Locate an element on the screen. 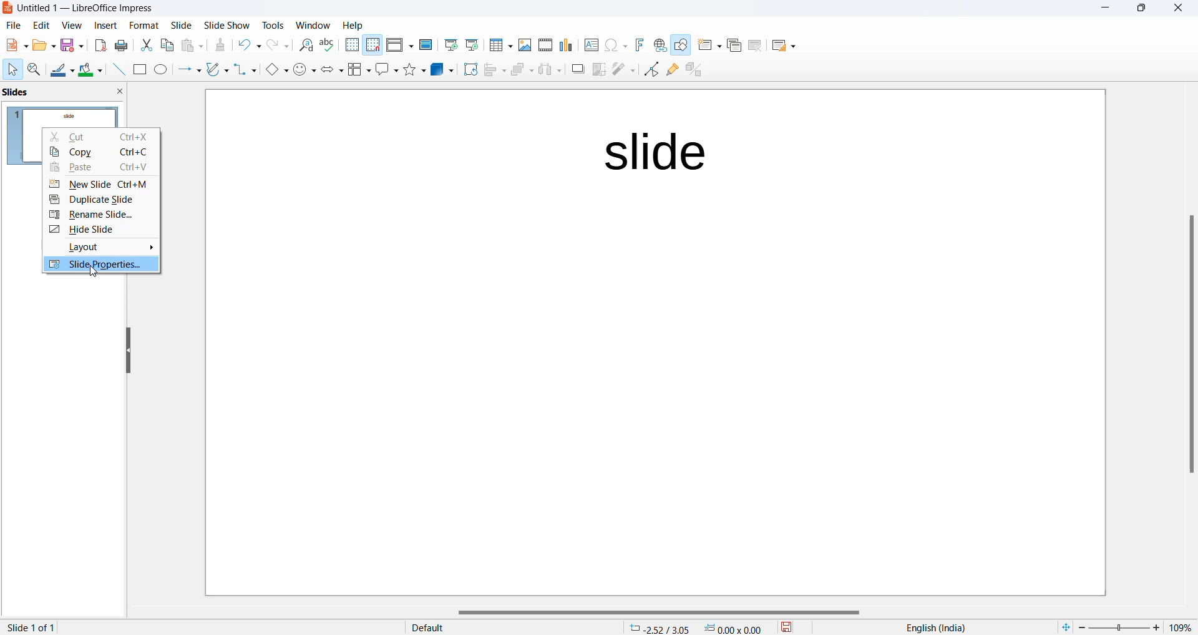 Image resolution: width=1198 pixels, height=635 pixels. slide is located at coordinates (183, 26).